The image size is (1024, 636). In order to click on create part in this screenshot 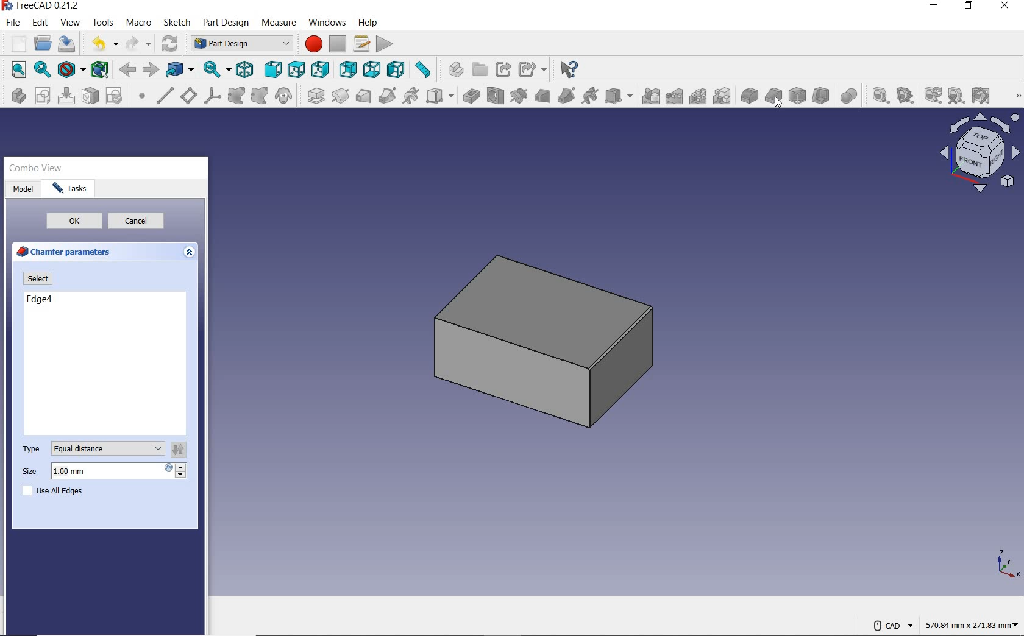, I will do `click(454, 71)`.